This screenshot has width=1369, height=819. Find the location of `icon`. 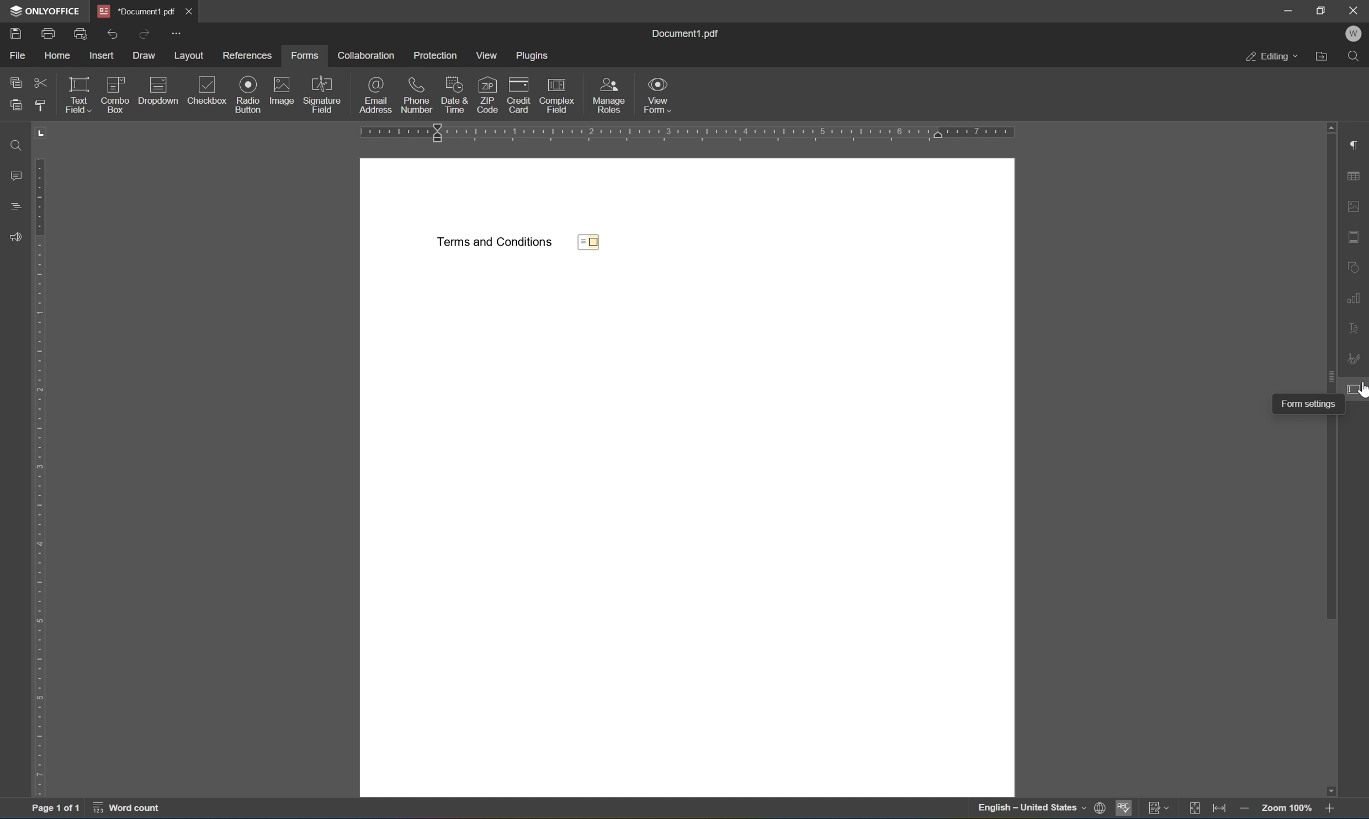

icon is located at coordinates (281, 85).